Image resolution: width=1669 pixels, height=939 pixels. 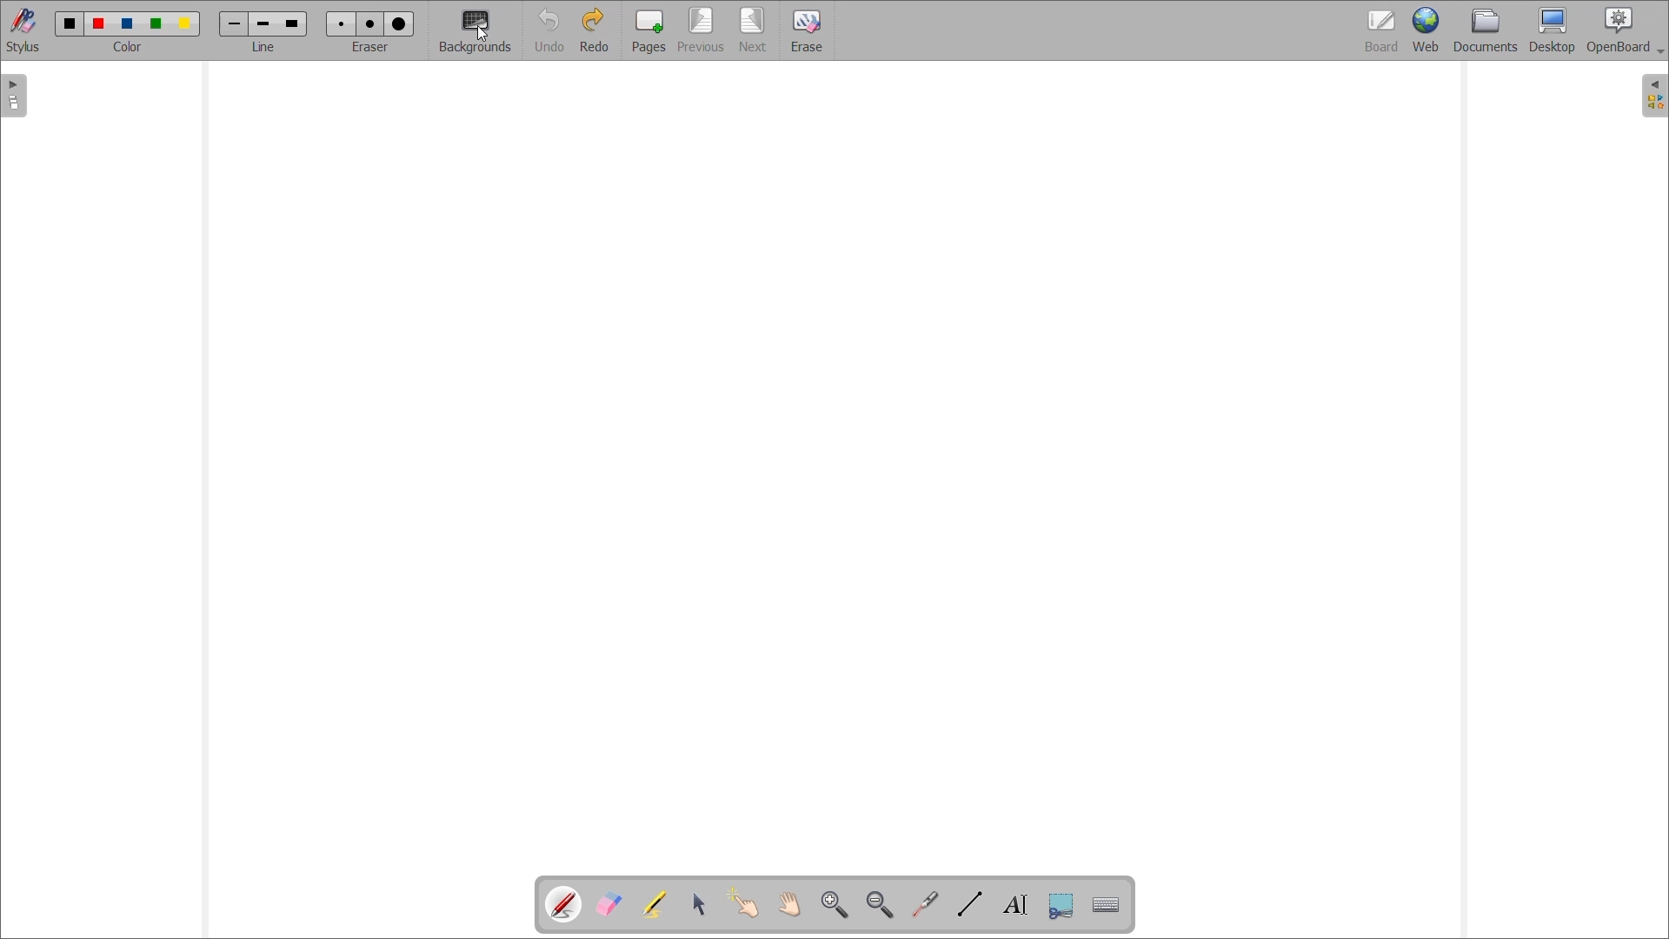 I want to click on Capture part of the screen, so click(x=1061, y=906).